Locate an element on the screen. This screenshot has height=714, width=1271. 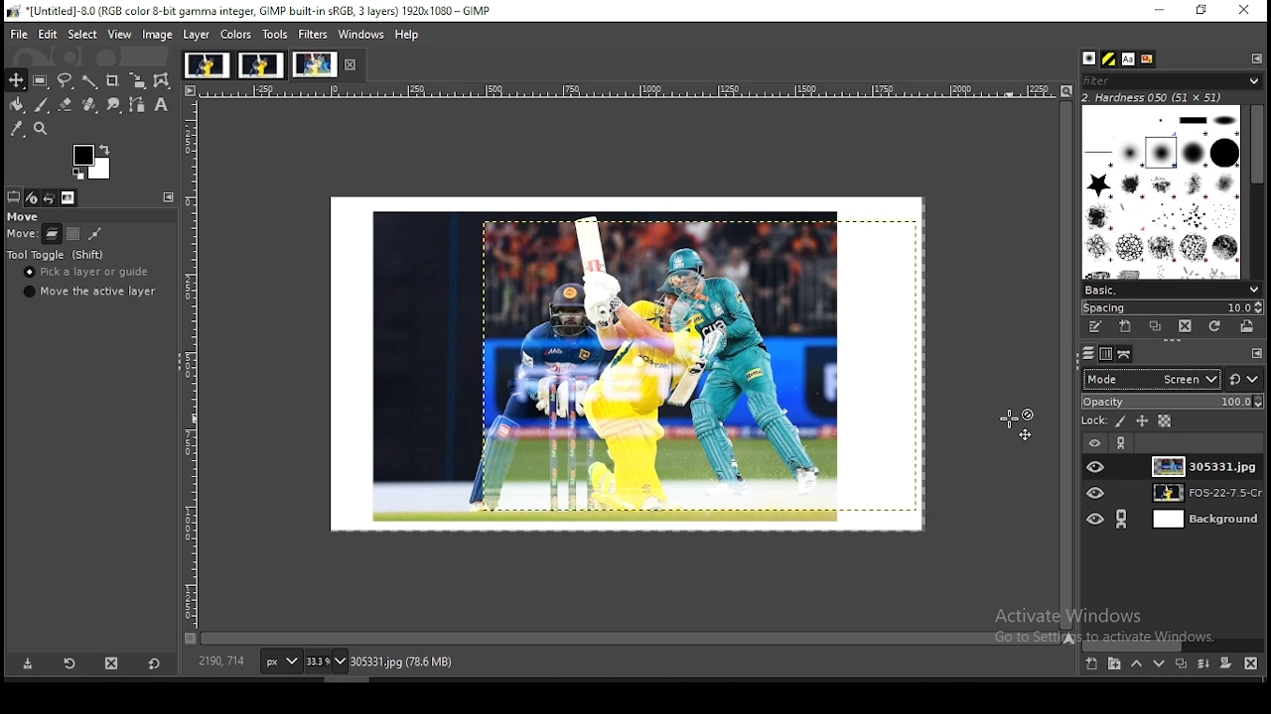
new layer group is located at coordinates (1114, 663).